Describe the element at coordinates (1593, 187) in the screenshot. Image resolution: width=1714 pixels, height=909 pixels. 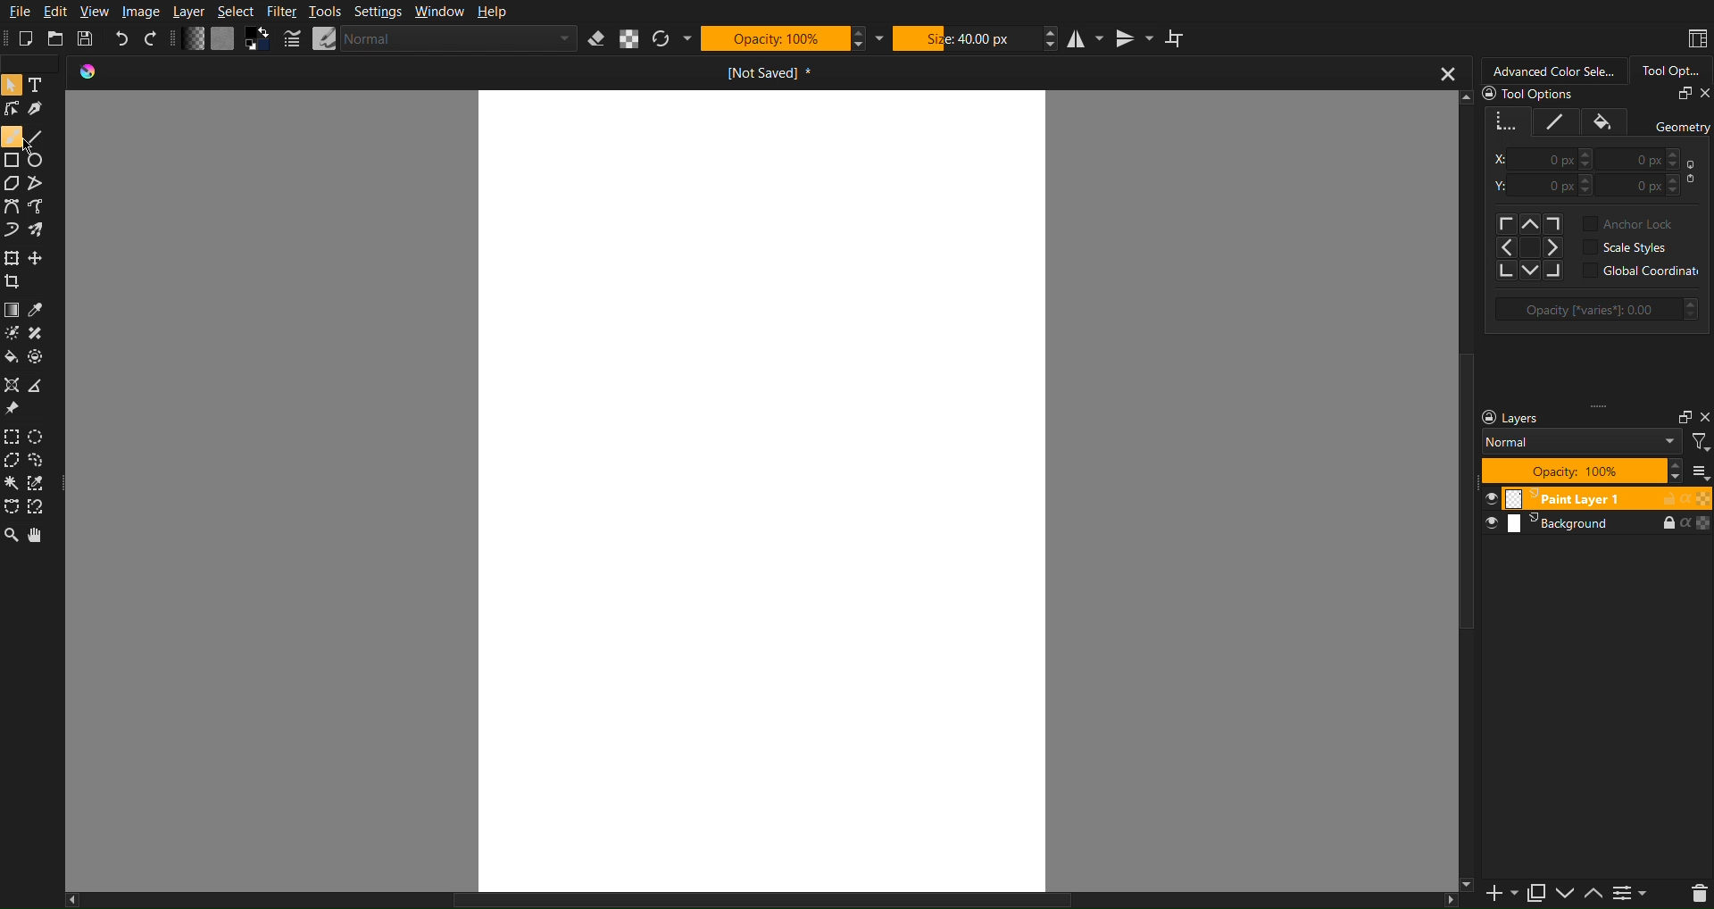
I see `Y Coords` at that location.